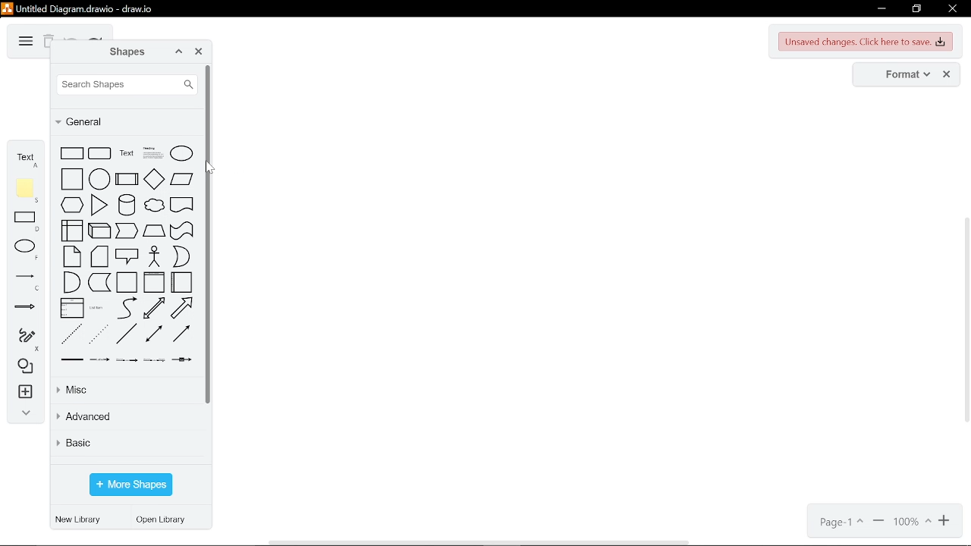  Describe the element at coordinates (72, 359) in the screenshot. I see `link` at that location.